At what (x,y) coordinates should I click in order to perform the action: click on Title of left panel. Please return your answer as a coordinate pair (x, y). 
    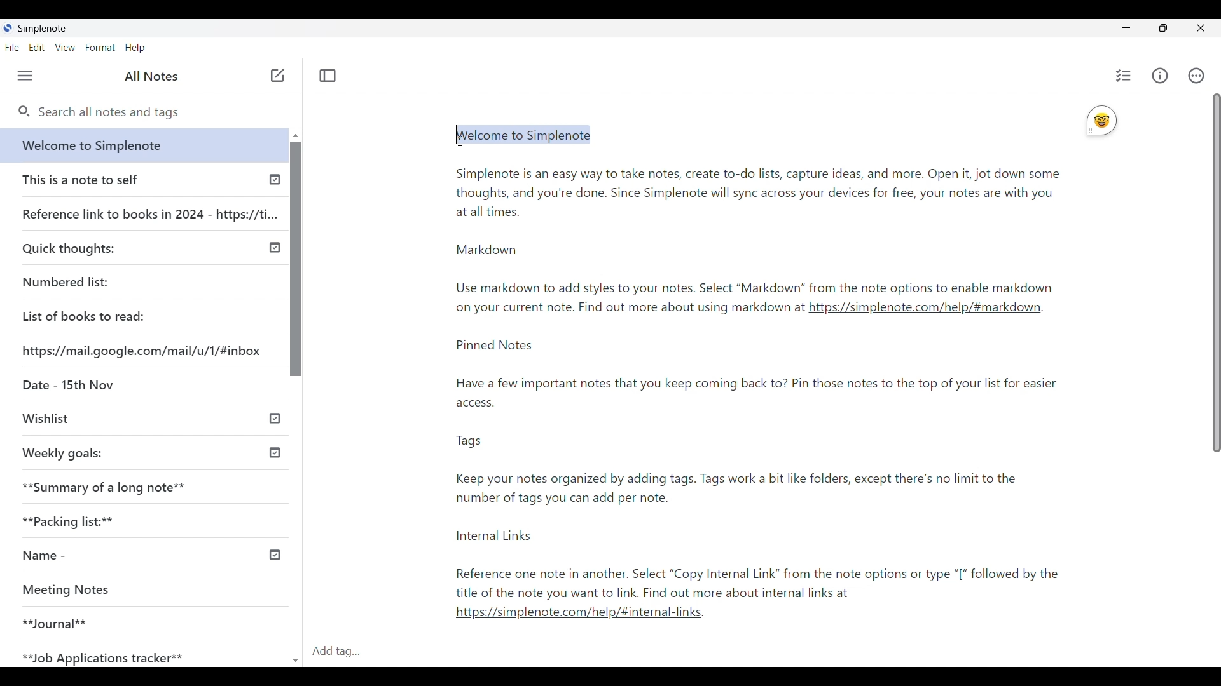
    Looking at the image, I should click on (151, 76).